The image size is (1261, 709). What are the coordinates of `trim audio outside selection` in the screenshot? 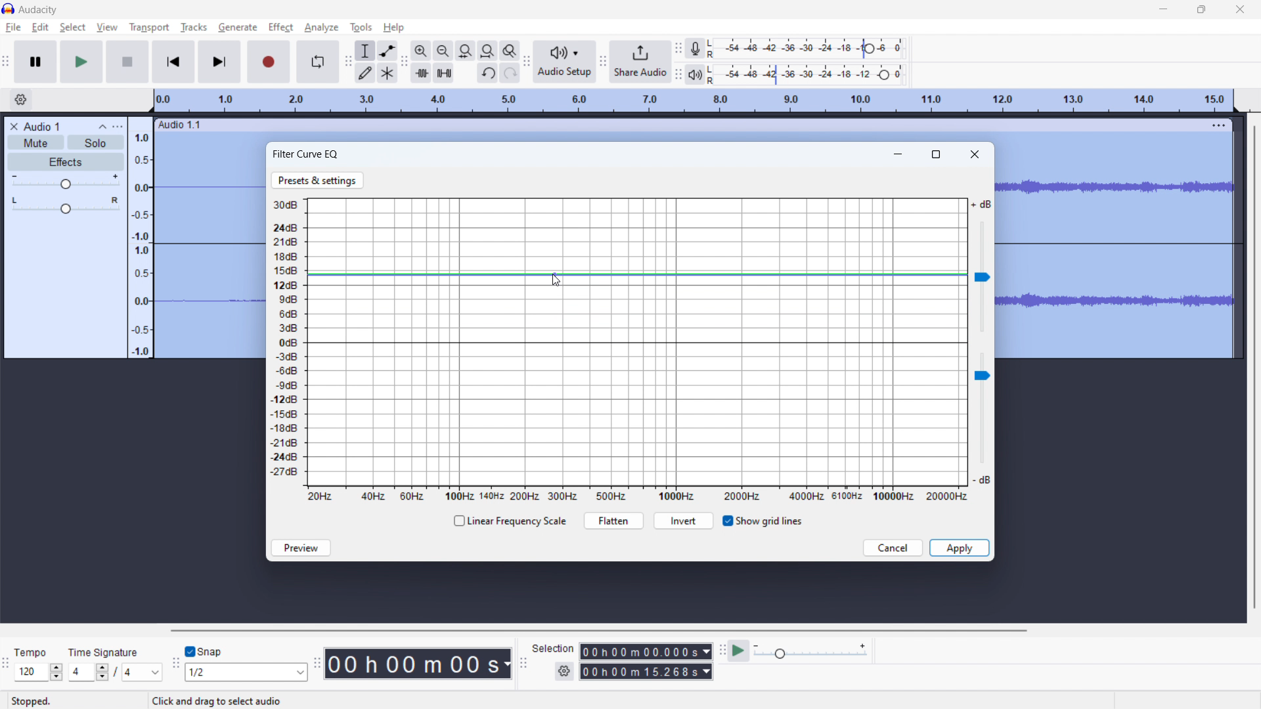 It's located at (421, 72).